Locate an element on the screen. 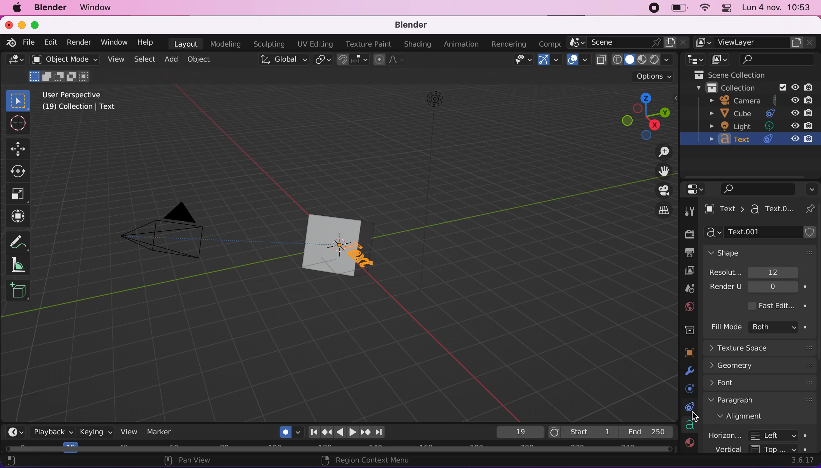  texture space is located at coordinates (764, 348).